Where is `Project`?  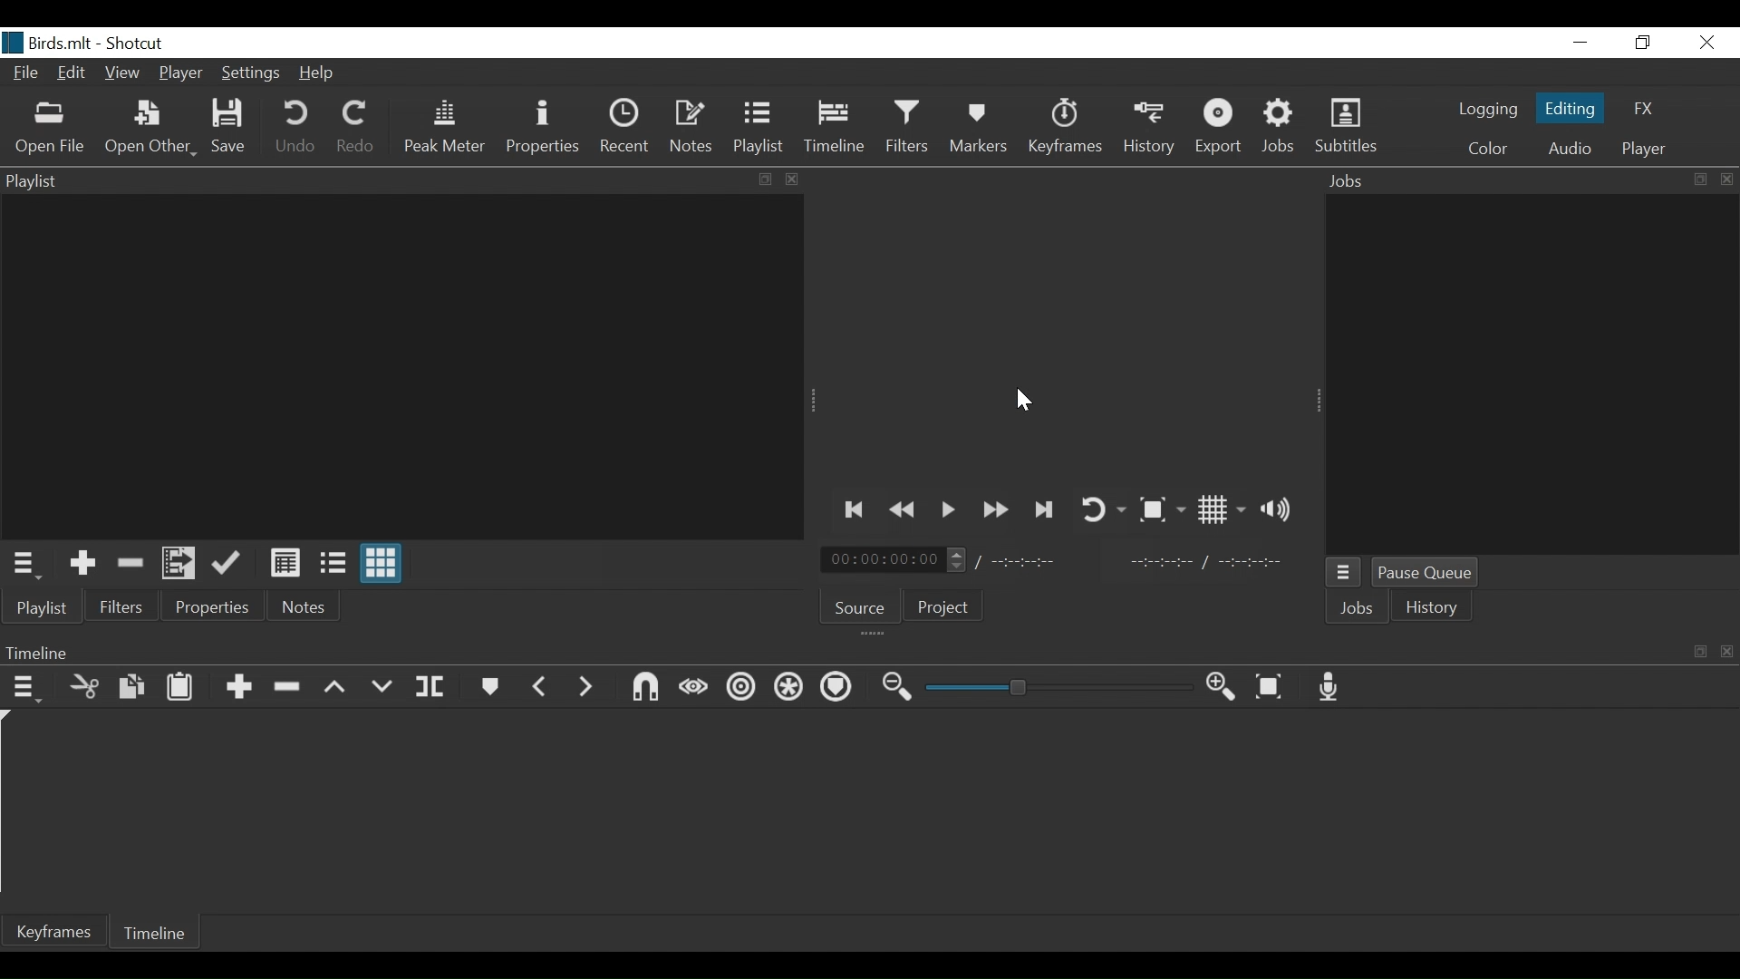
Project is located at coordinates (944, 609).